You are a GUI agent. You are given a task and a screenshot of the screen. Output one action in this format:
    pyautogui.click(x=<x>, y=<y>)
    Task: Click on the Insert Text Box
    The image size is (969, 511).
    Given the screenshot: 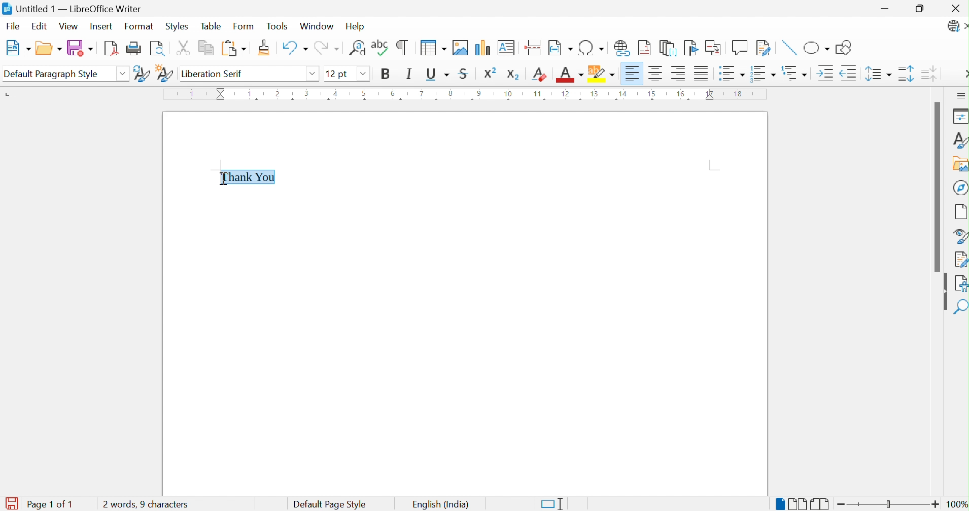 What is the action you would take?
    pyautogui.click(x=504, y=48)
    